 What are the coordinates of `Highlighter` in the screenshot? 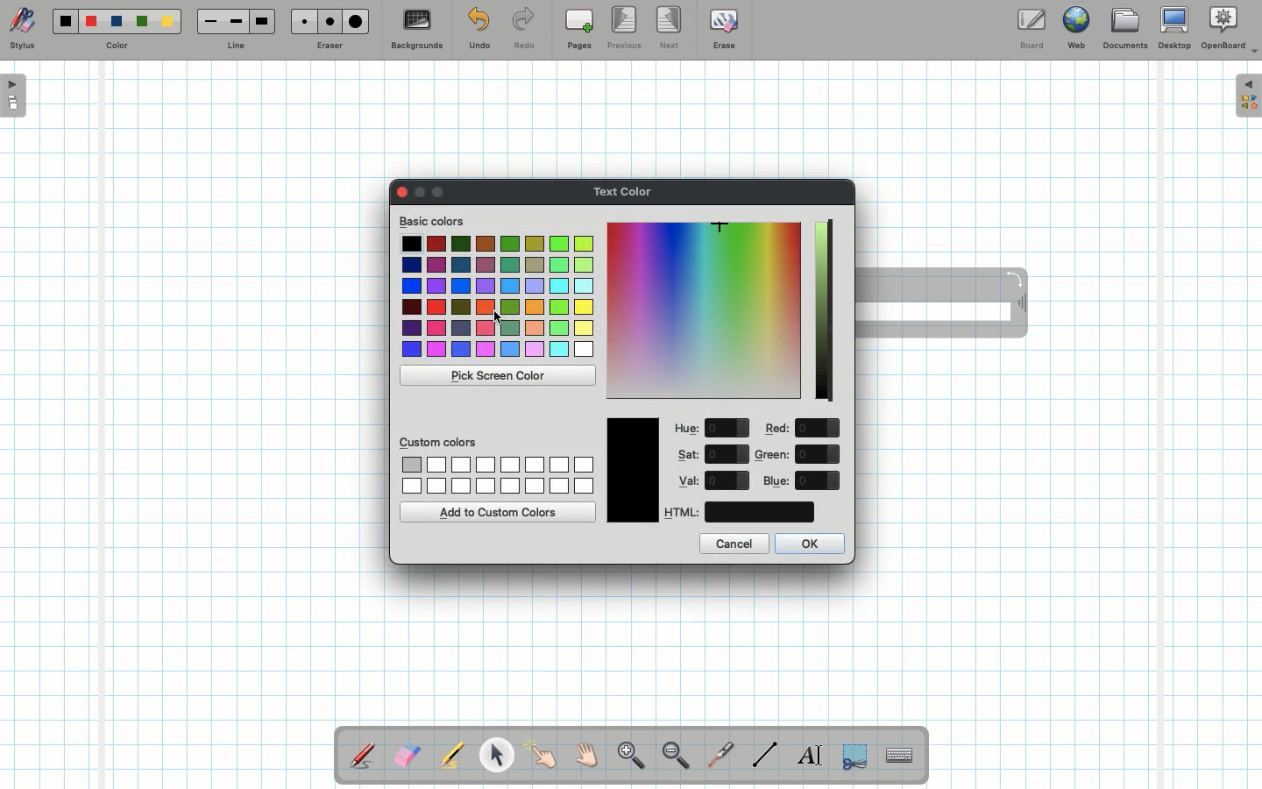 It's located at (450, 757).